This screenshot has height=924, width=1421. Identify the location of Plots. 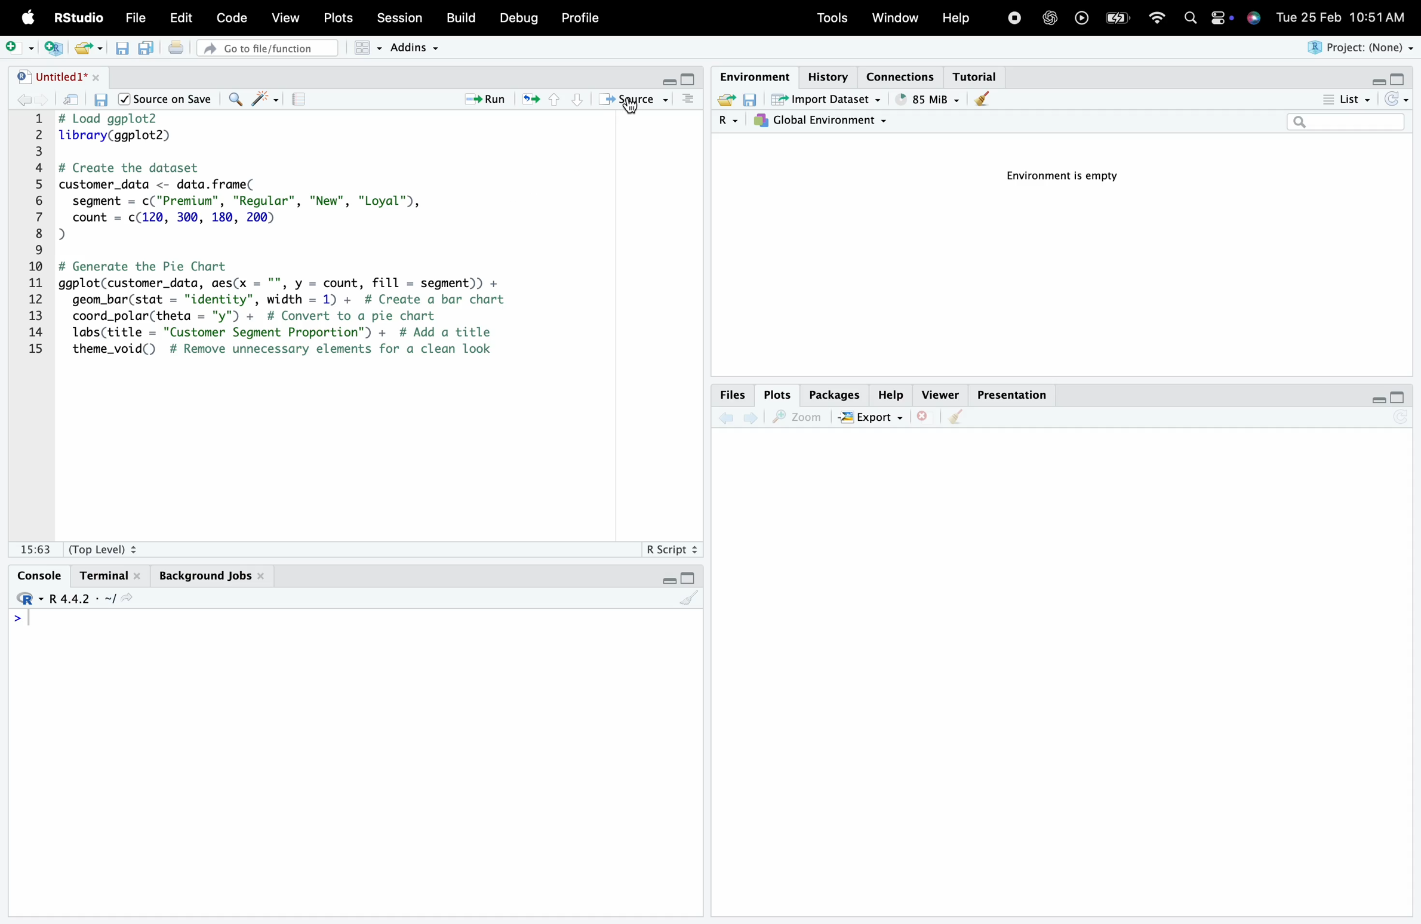
(773, 393).